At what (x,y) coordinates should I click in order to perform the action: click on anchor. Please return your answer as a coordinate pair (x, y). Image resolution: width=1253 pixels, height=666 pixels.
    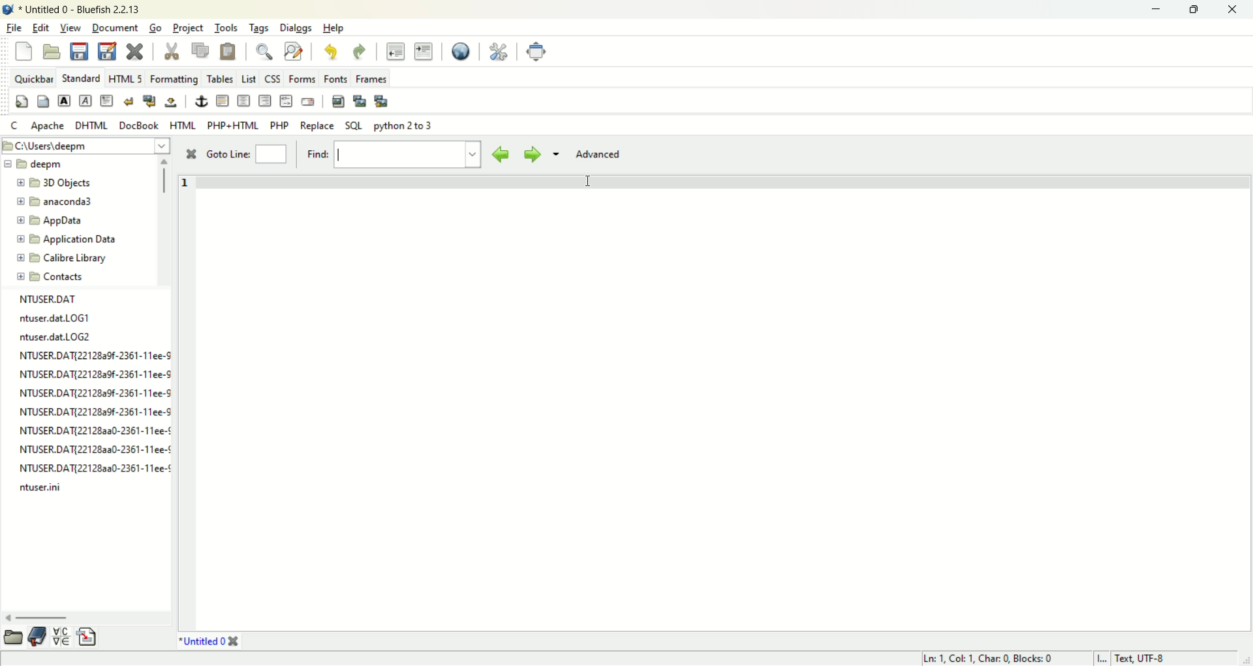
    Looking at the image, I should click on (199, 102).